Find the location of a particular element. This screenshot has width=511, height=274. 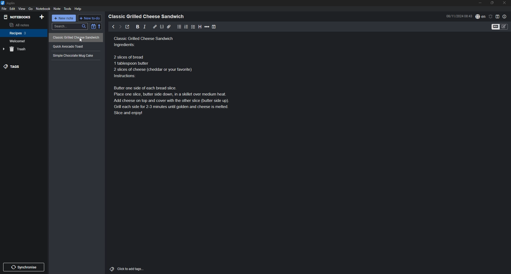

tags is located at coordinates (23, 67).